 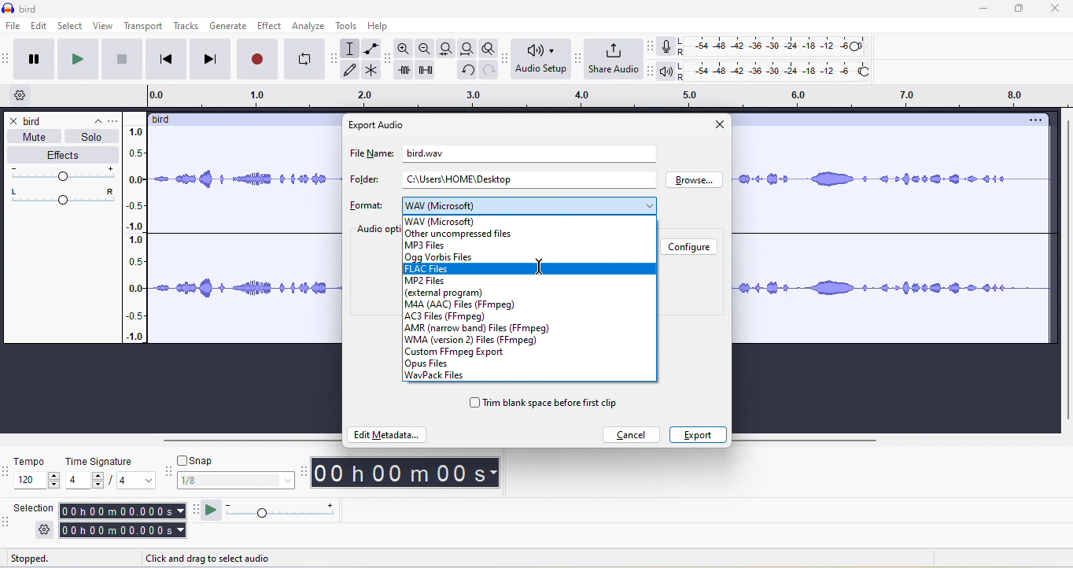 What do you see at coordinates (7, 59) in the screenshot?
I see `audacity transport toolbar` at bounding box center [7, 59].